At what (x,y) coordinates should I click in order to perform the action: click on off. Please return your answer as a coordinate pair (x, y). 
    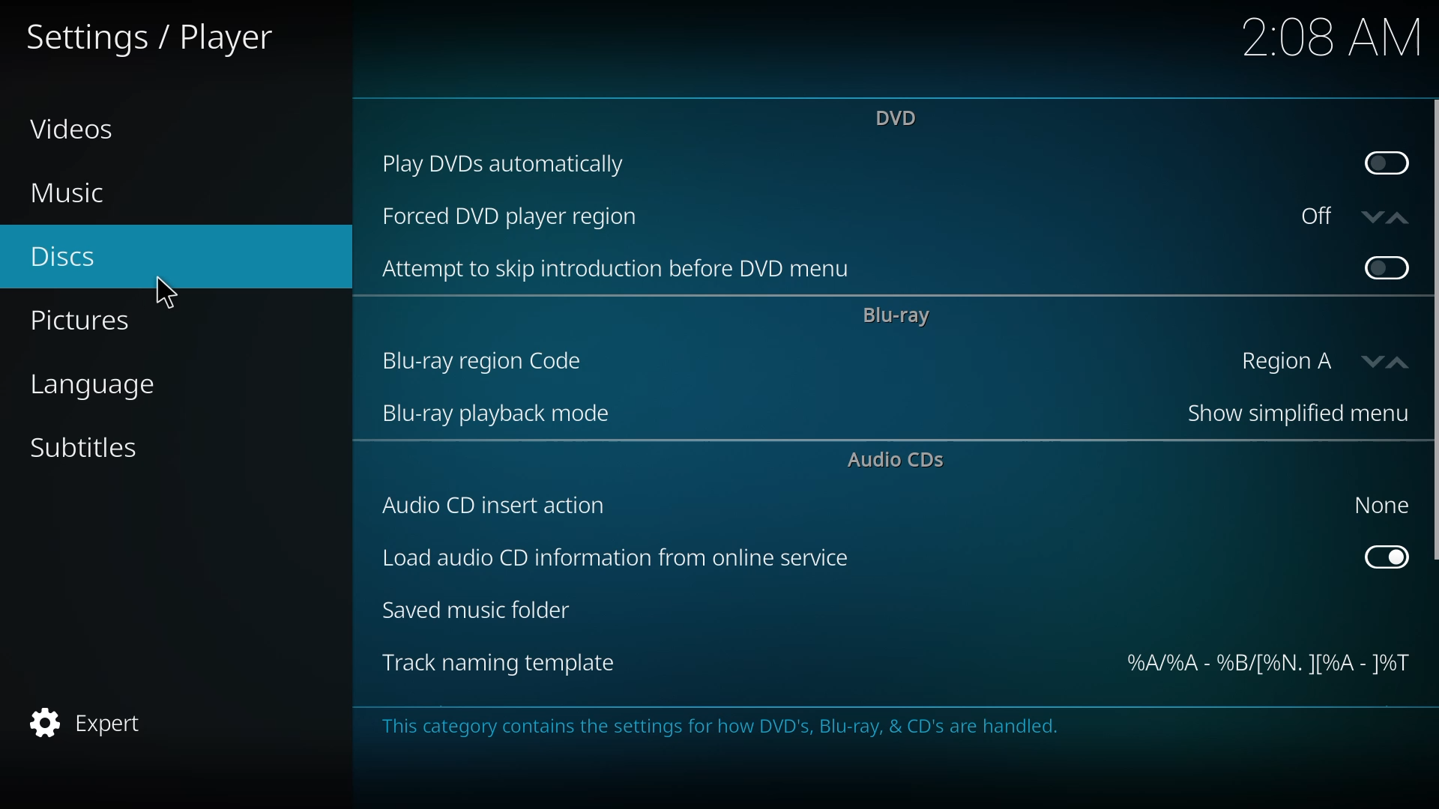
    Looking at the image, I should click on (1347, 216).